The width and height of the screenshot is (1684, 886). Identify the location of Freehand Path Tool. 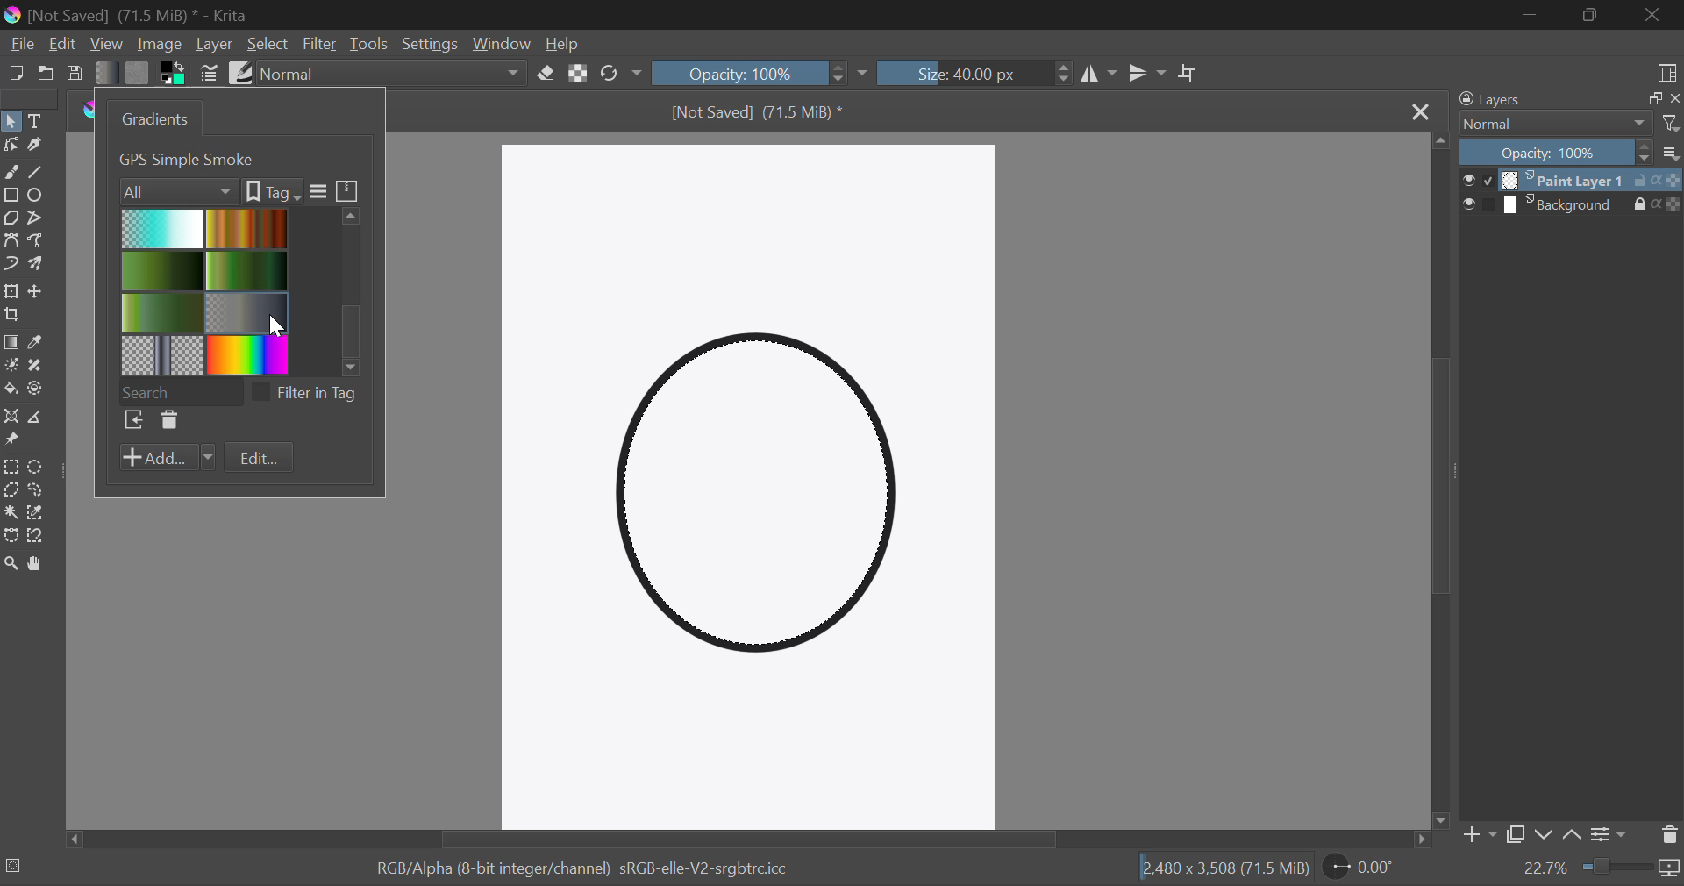
(39, 242).